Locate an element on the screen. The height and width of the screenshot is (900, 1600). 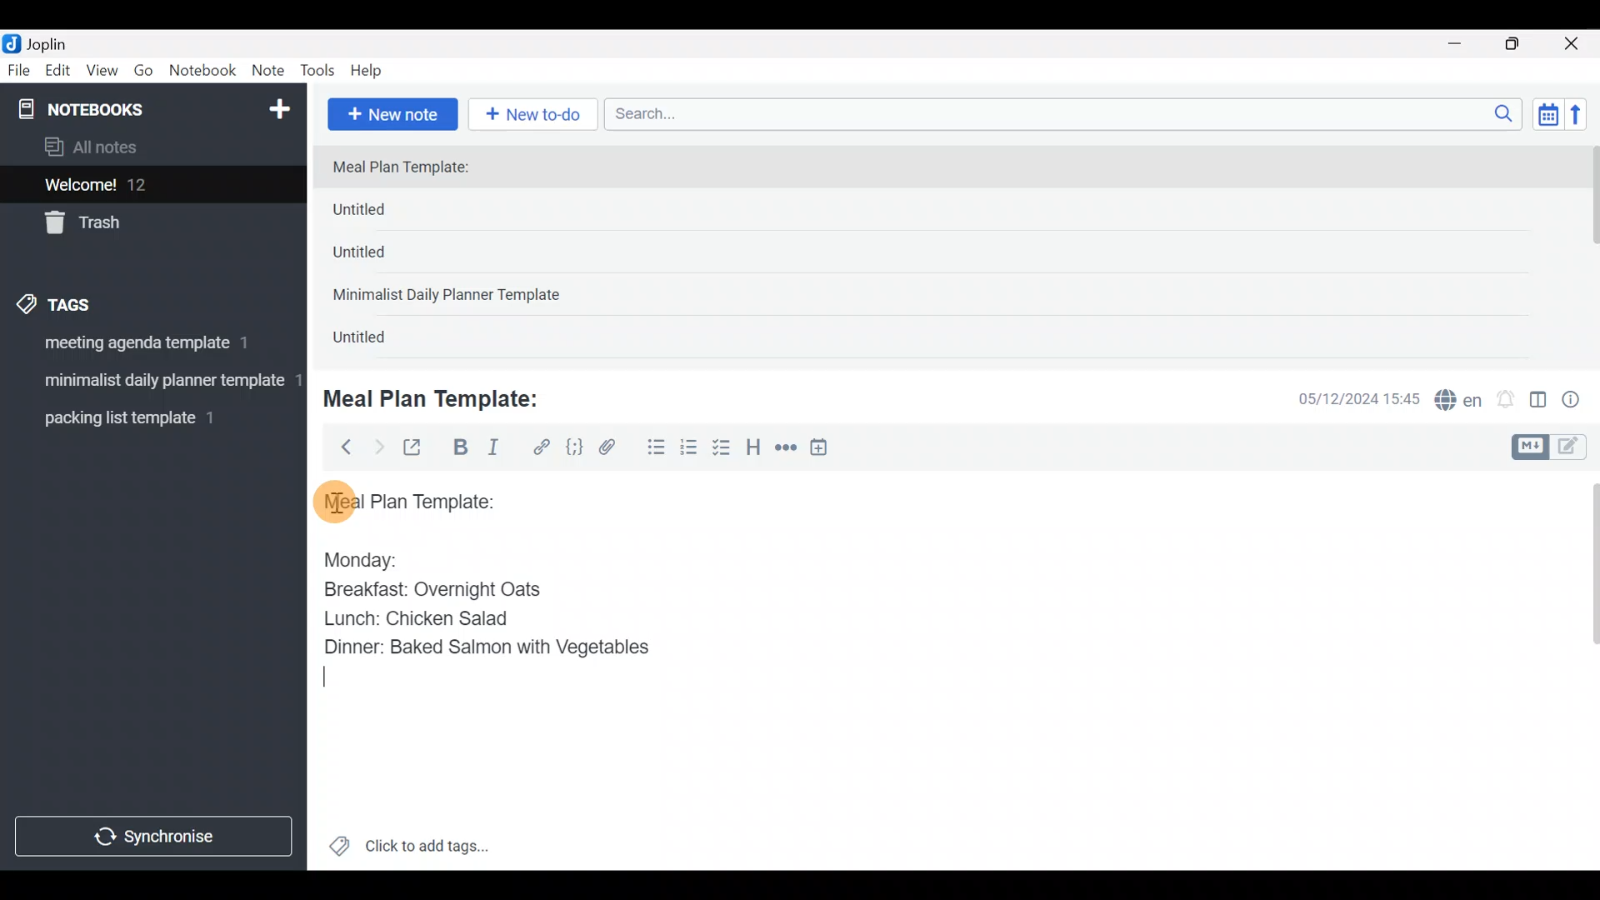
Close is located at coordinates (1574, 45).